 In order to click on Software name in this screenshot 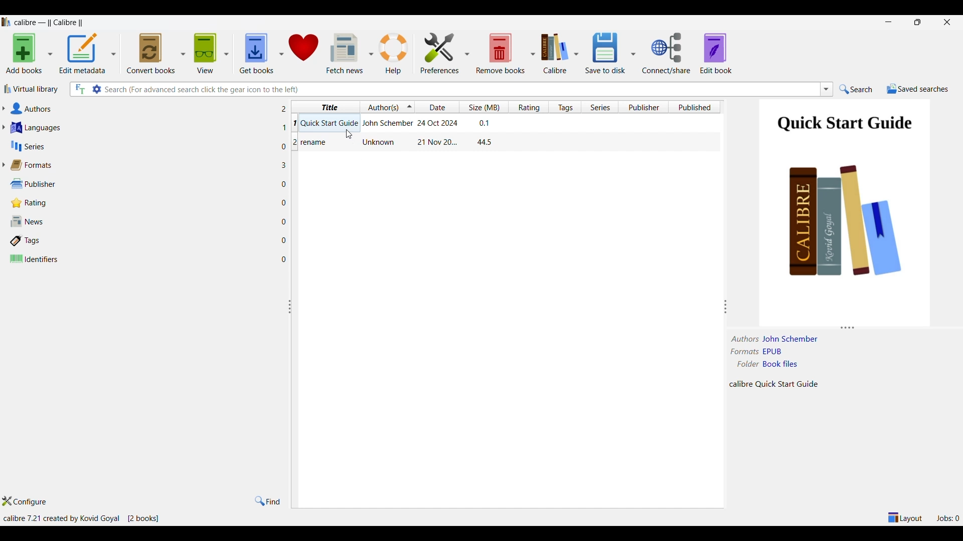, I will do `click(51, 23)`.